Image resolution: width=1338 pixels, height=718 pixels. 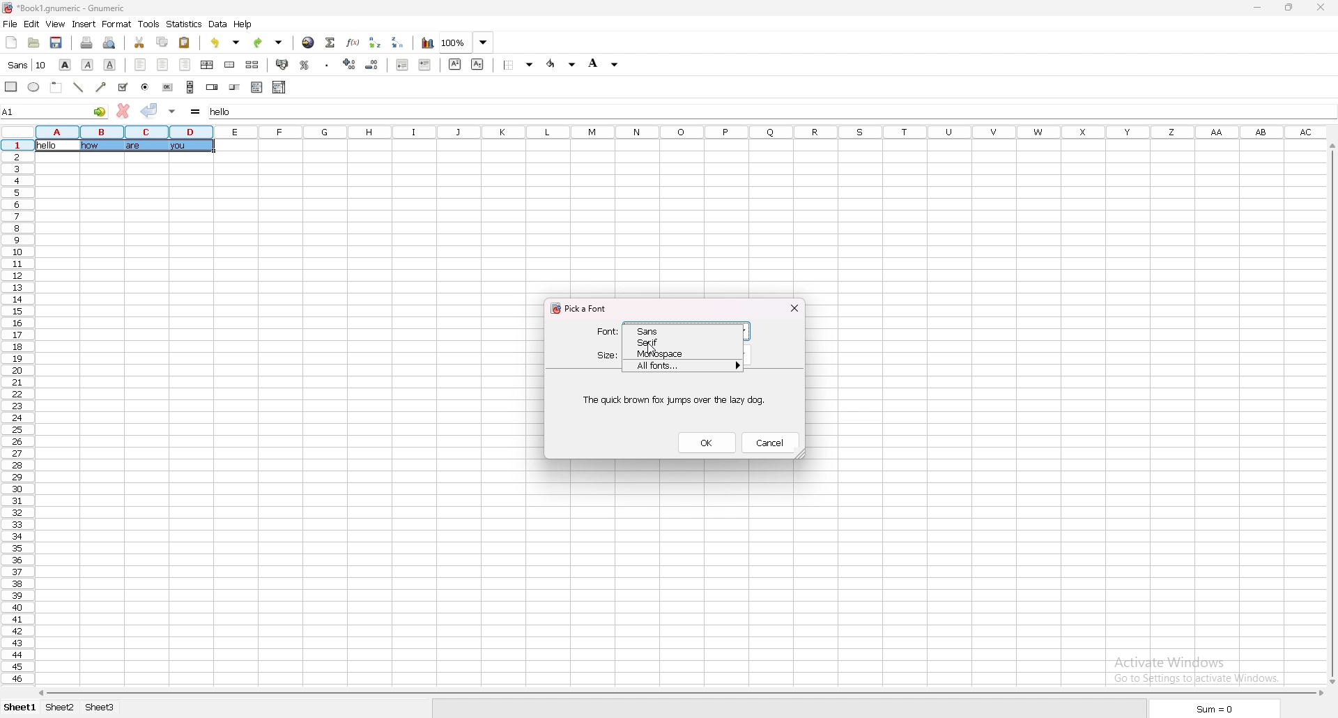 What do you see at coordinates (162, 42) in the screenshot?
I see `copy` at bounding box center [162, 42].